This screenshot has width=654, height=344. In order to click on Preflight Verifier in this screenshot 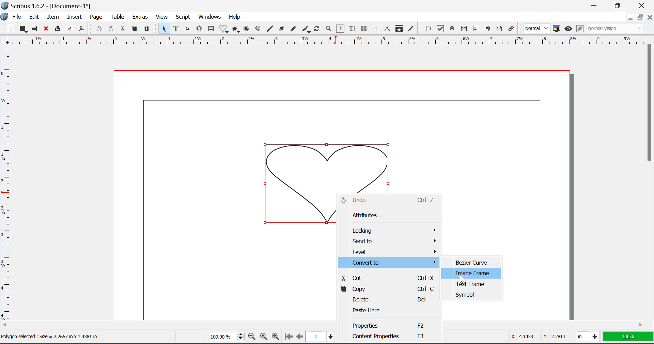, I will do `click(70, 30)`.